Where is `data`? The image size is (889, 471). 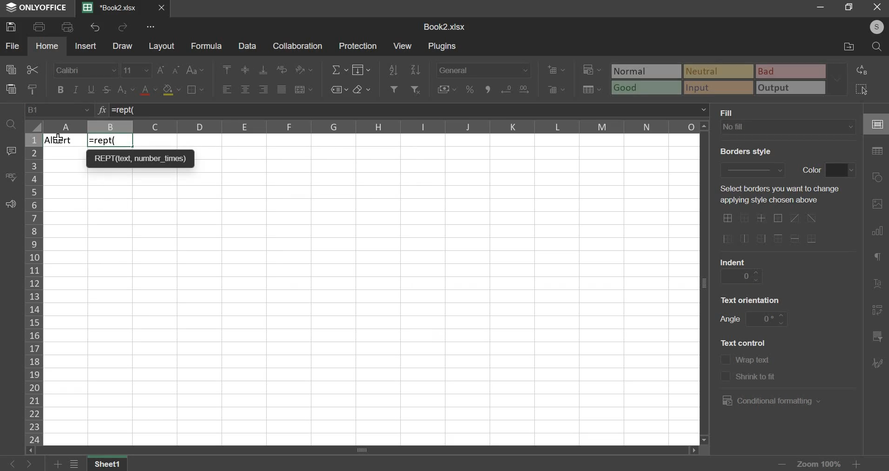 data is located at coordinates (249, 46).